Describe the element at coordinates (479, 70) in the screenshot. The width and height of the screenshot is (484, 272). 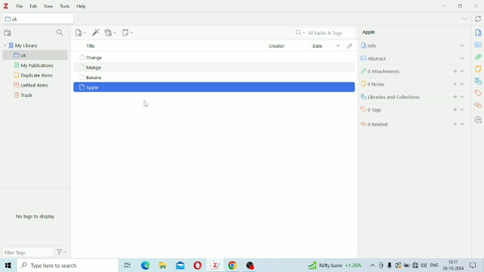
I see `Notes` at that location.